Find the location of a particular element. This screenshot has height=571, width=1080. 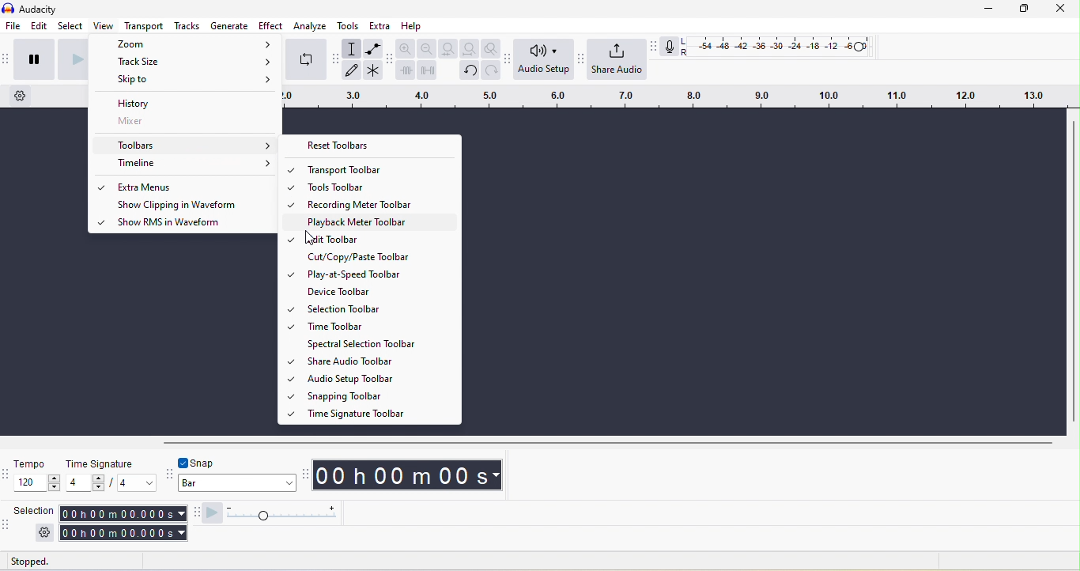

share audio is located at coordinates (617, 59).